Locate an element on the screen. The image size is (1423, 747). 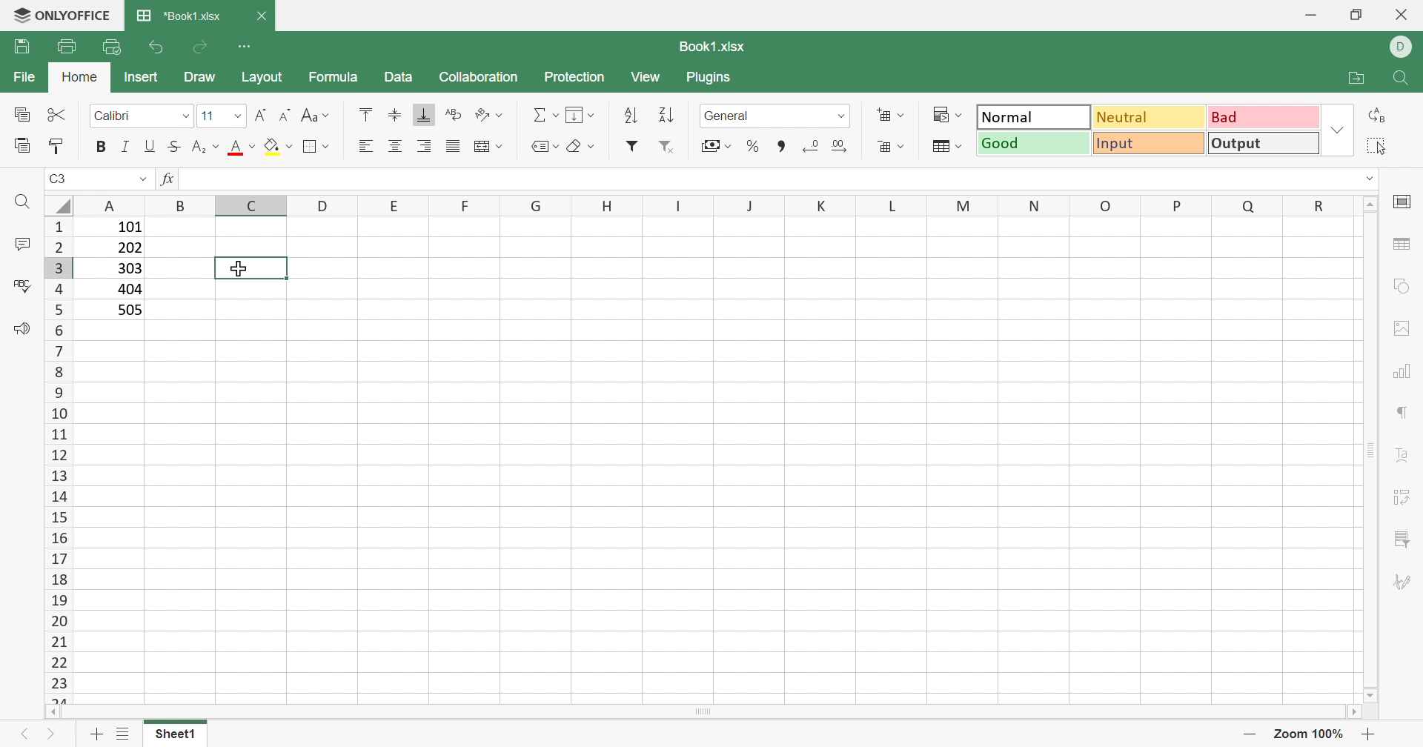
Formula is located at coordinates (334, 76).